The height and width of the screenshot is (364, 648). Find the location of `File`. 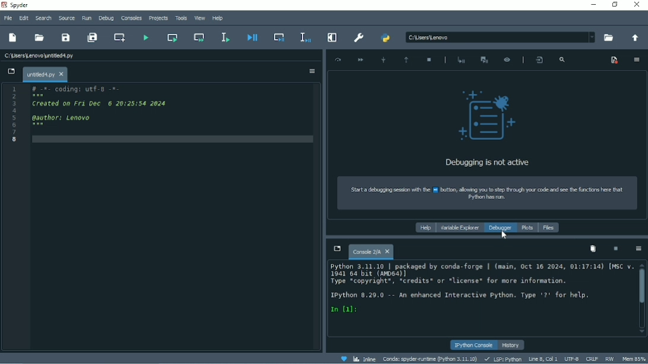

File is located at coordinates (8, 18).